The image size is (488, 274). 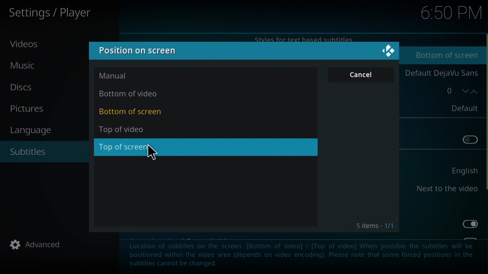 What do you see at coordinates (59, 13) in the screenshot?
I see `Settings/player` at bounding box center [59, 13].